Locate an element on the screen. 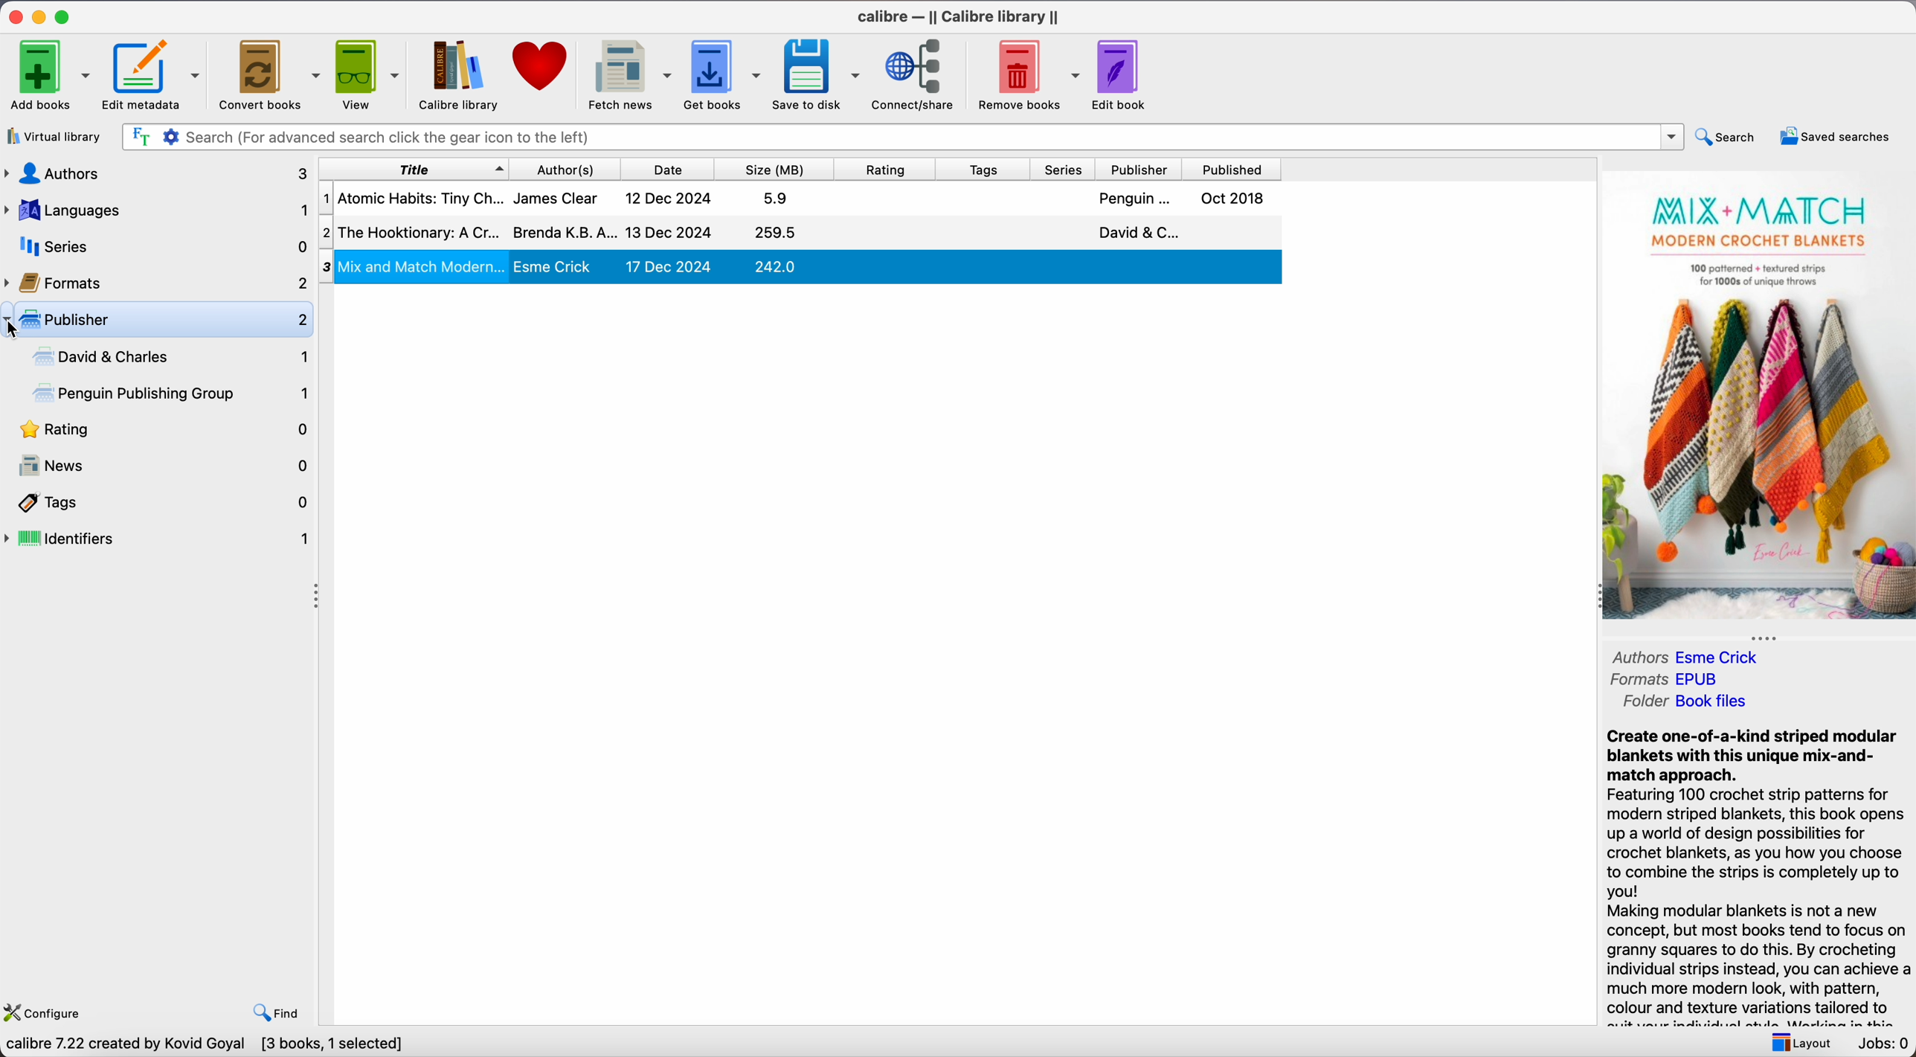 Image resolution: width=1916 pixels, height=1057 pixels. virtual library is located at coordinates (57, 136).